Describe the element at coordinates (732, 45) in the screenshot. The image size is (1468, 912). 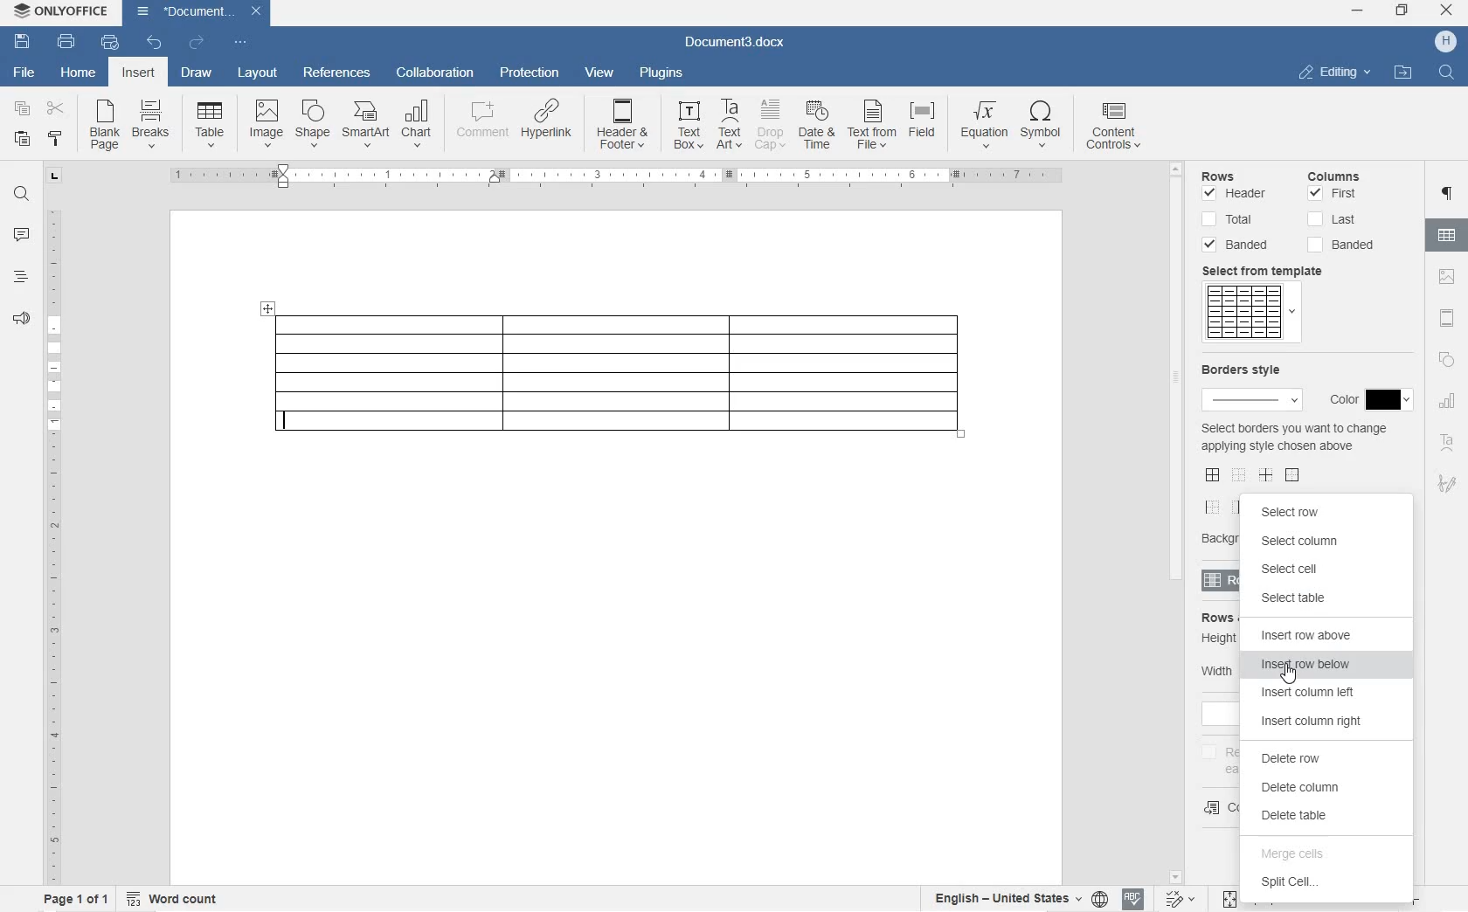
I see `Document3.docx` at that location.